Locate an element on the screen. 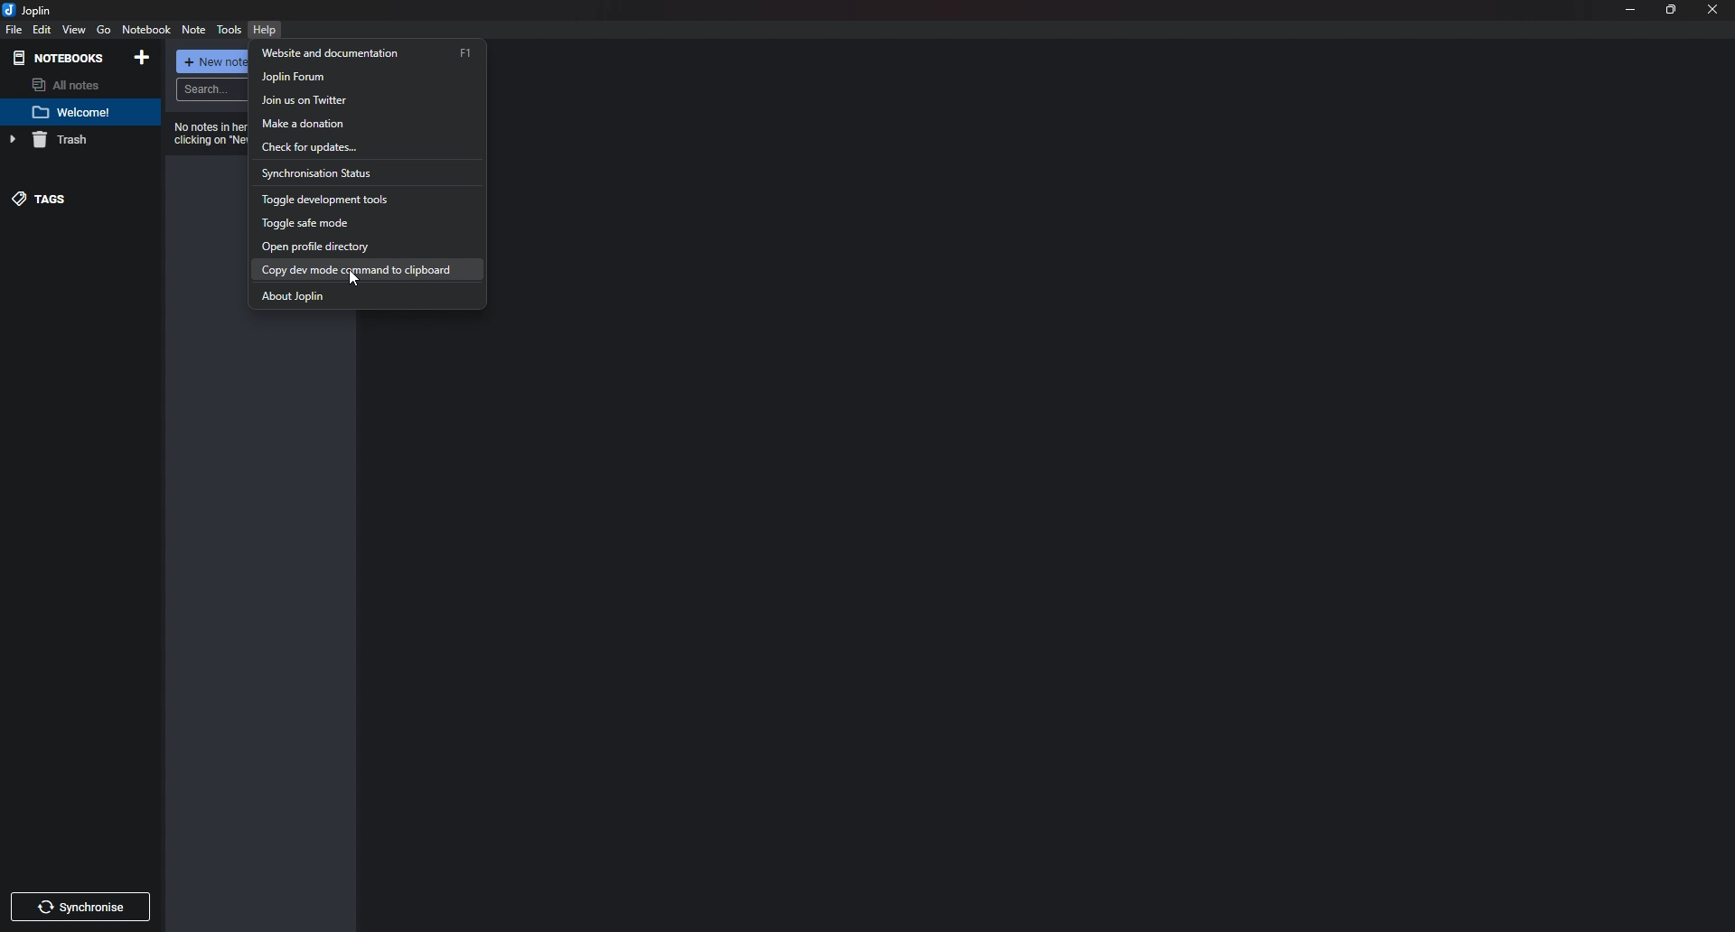 This screenshot has height=932, width=1735. edit is located at coordinates (42, 29).